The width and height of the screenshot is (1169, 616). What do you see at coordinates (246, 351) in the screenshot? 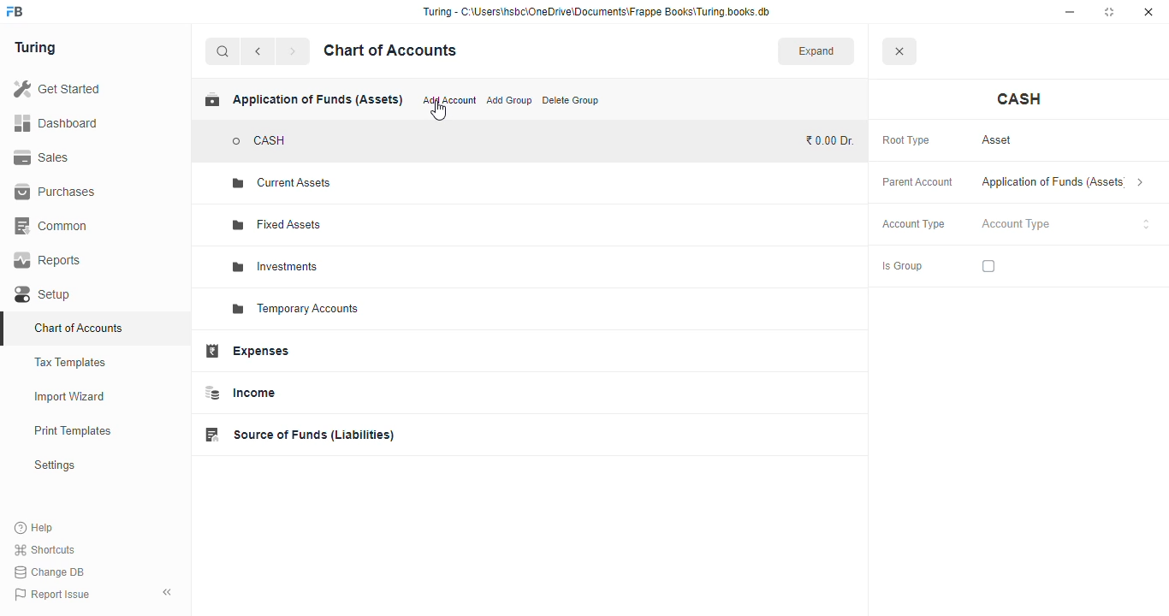
I see `expenses` at bounding box center [246, 351].